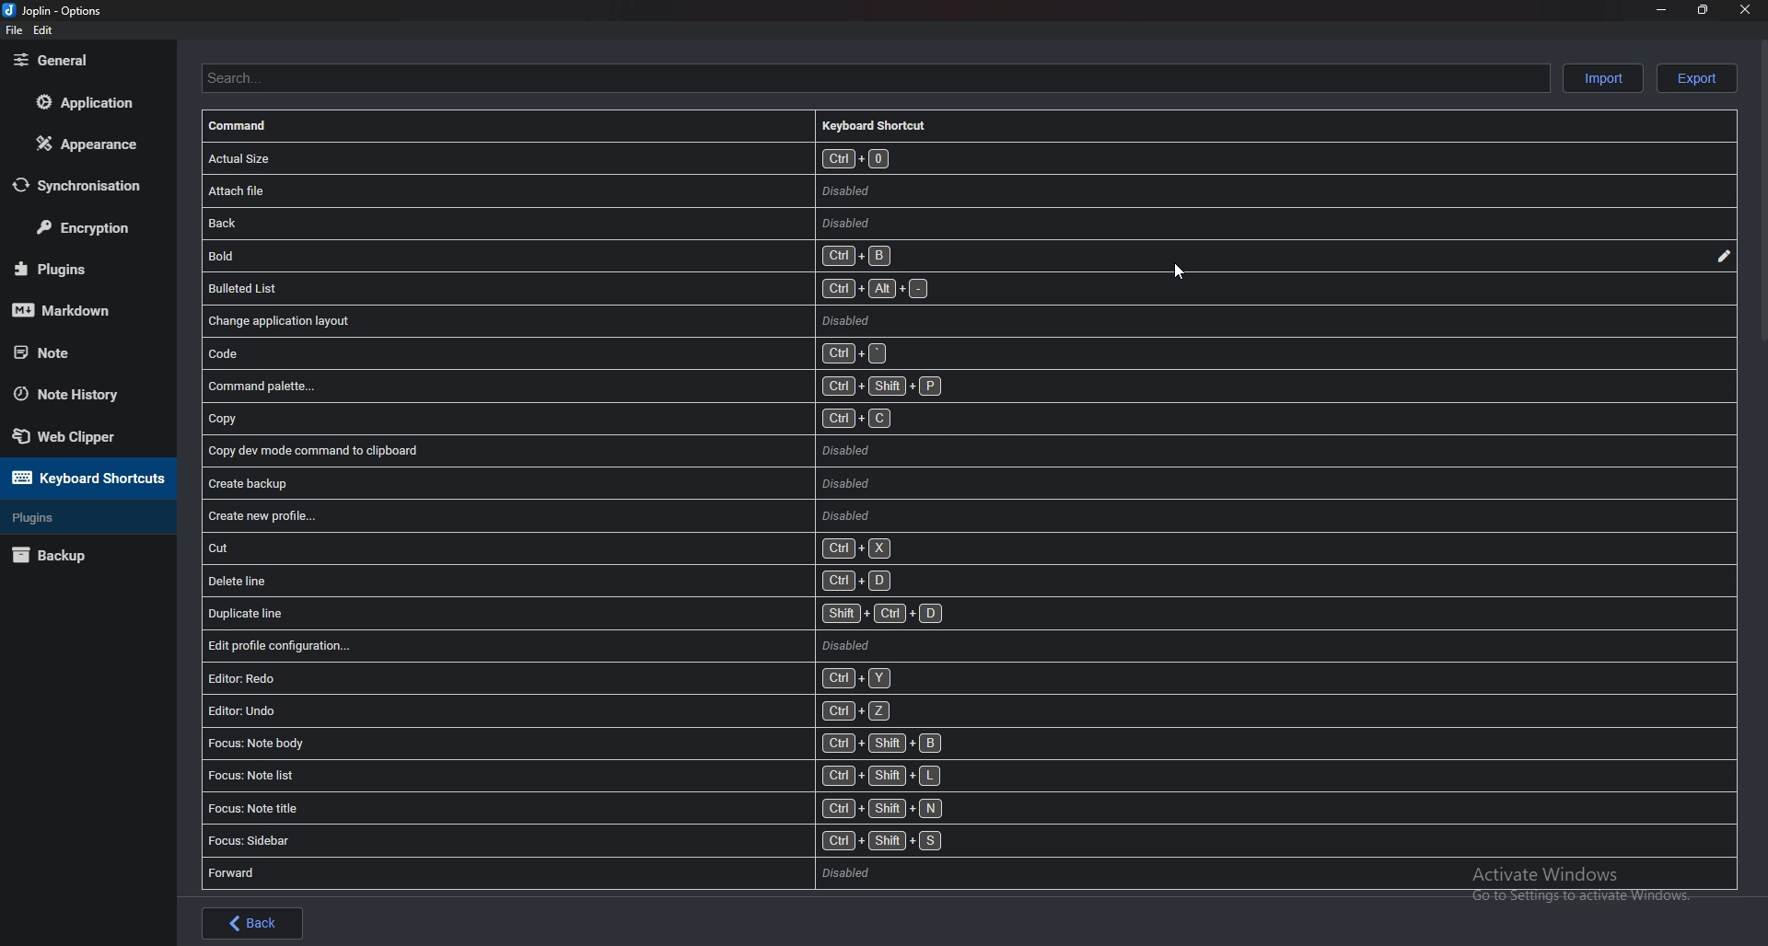 Image resolution: width=1768 pixels, height=946 pixels. Describe the element at coordinates (1724, 258) in the screenshot. I see `Edit` at that location.